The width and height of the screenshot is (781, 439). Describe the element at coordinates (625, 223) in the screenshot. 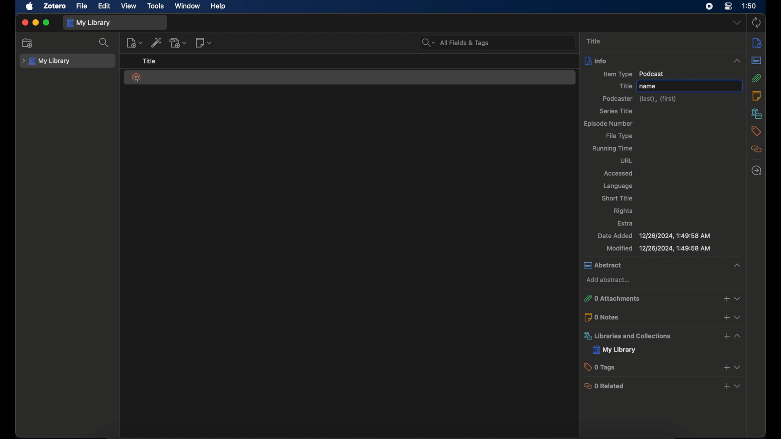

I see `extra` at that location.